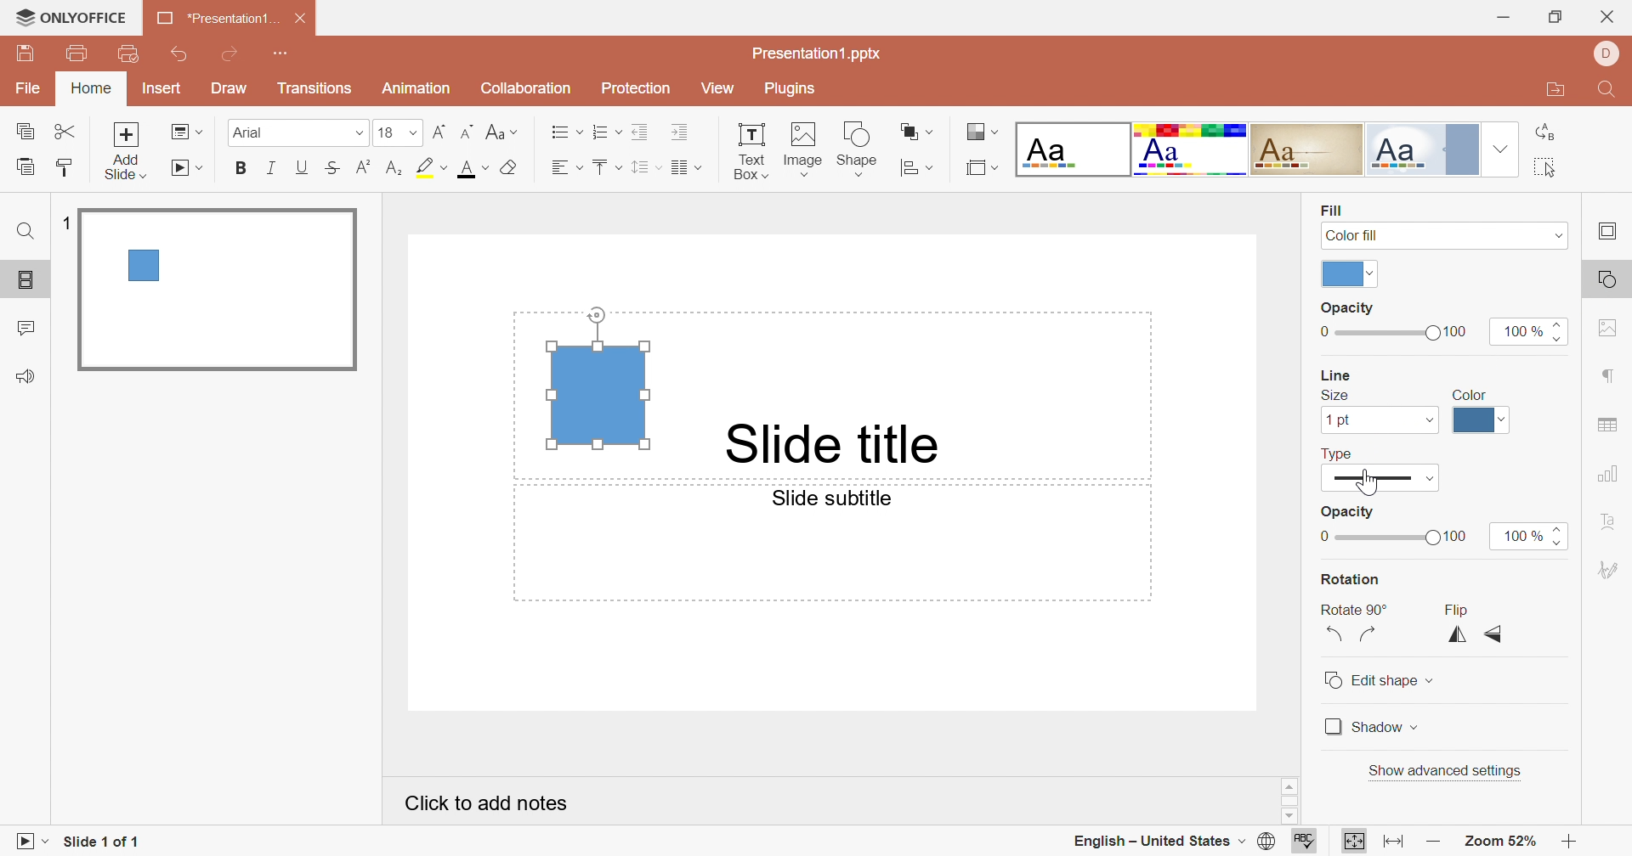 Image resolution: width=1632 pixels, height=856 pixels. Describe the element at coordinates (527, 90) in the screenshot. I see `Collaboration` at that location.